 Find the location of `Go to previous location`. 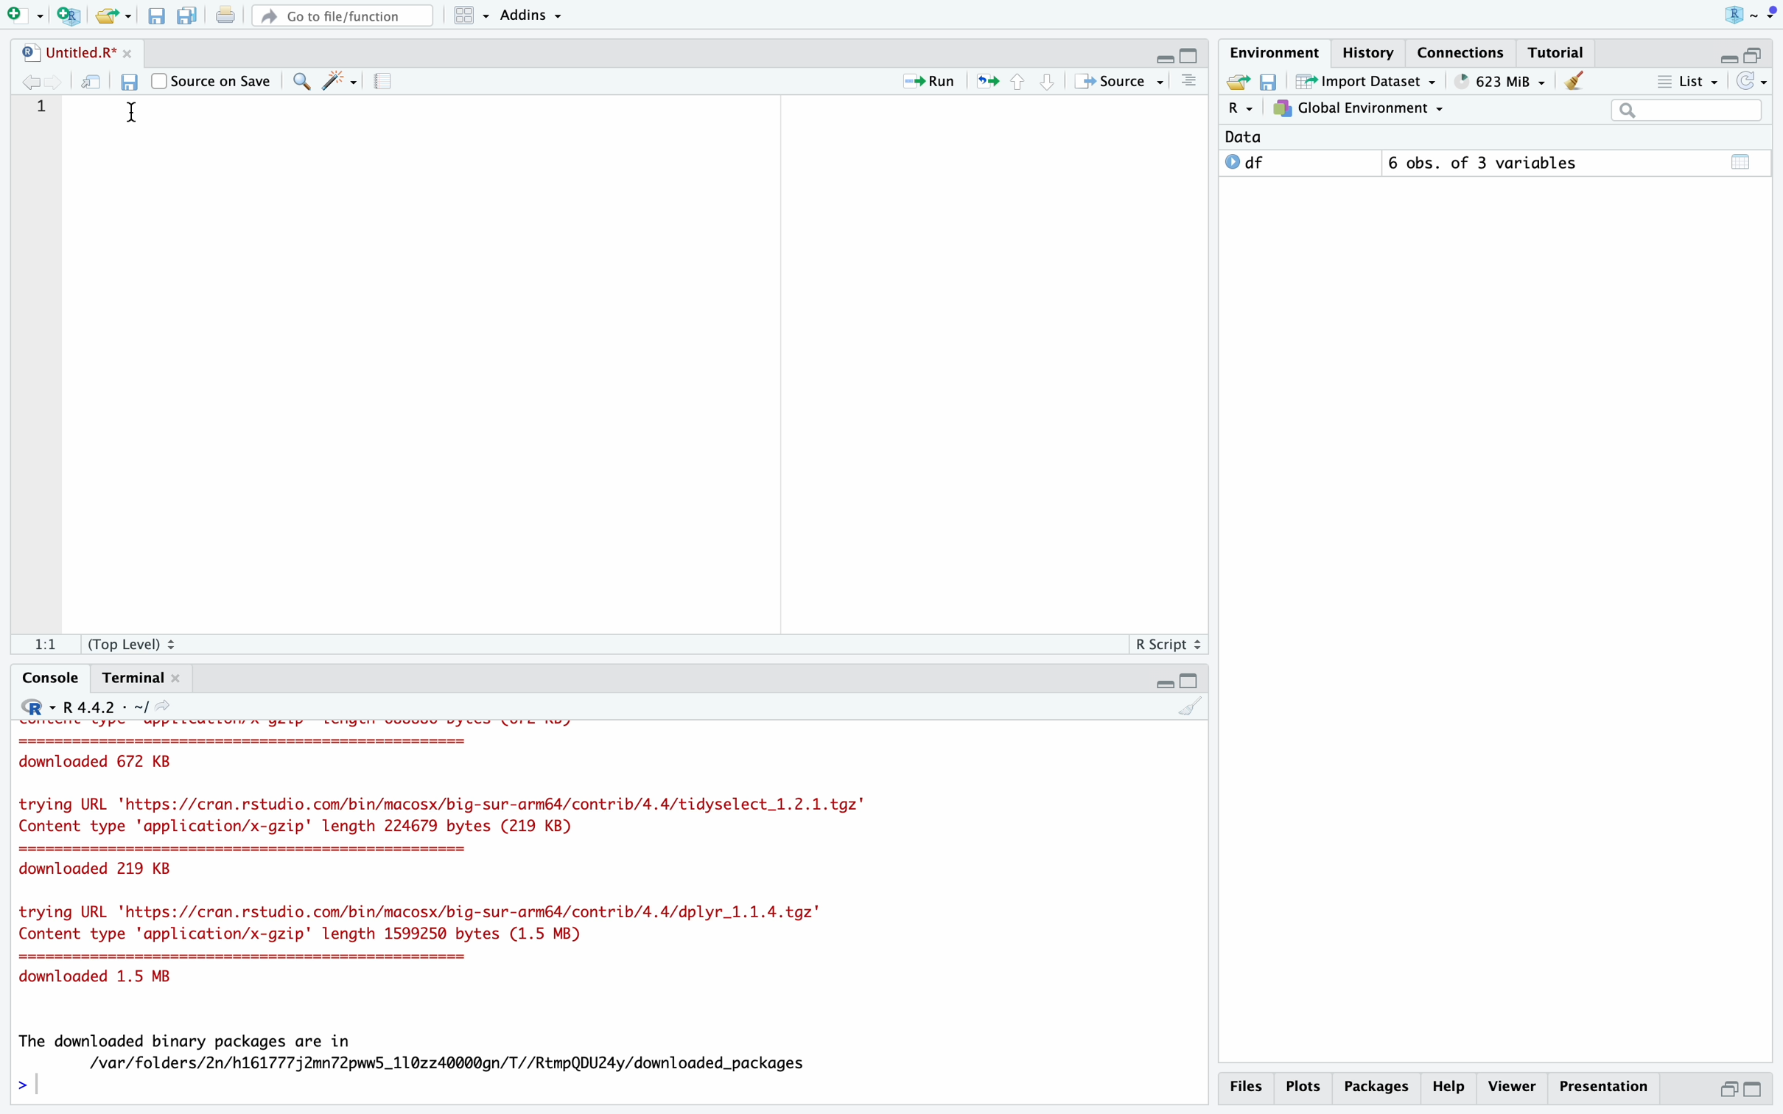

Go to previous location is located at coordinates (28, 83).